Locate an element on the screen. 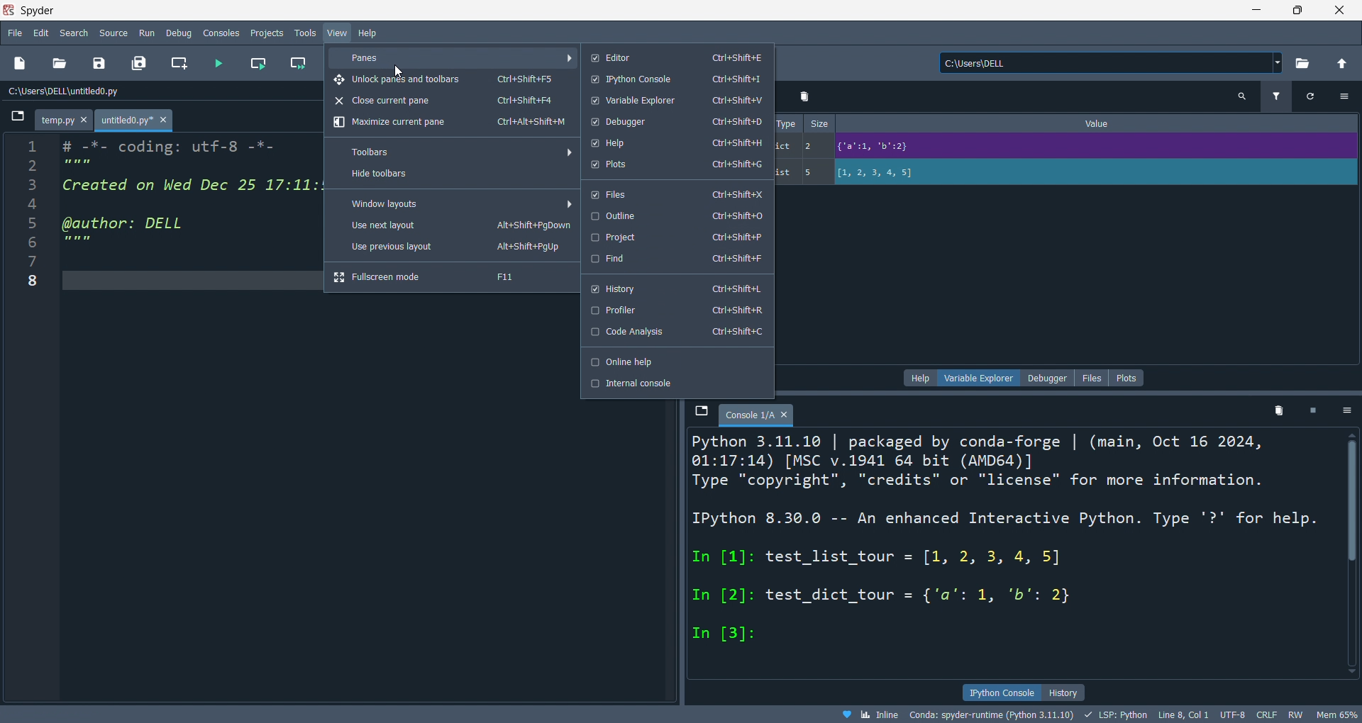 This screenshot has height=723, width=1362. debugger is located at coordinates (1045, 378).